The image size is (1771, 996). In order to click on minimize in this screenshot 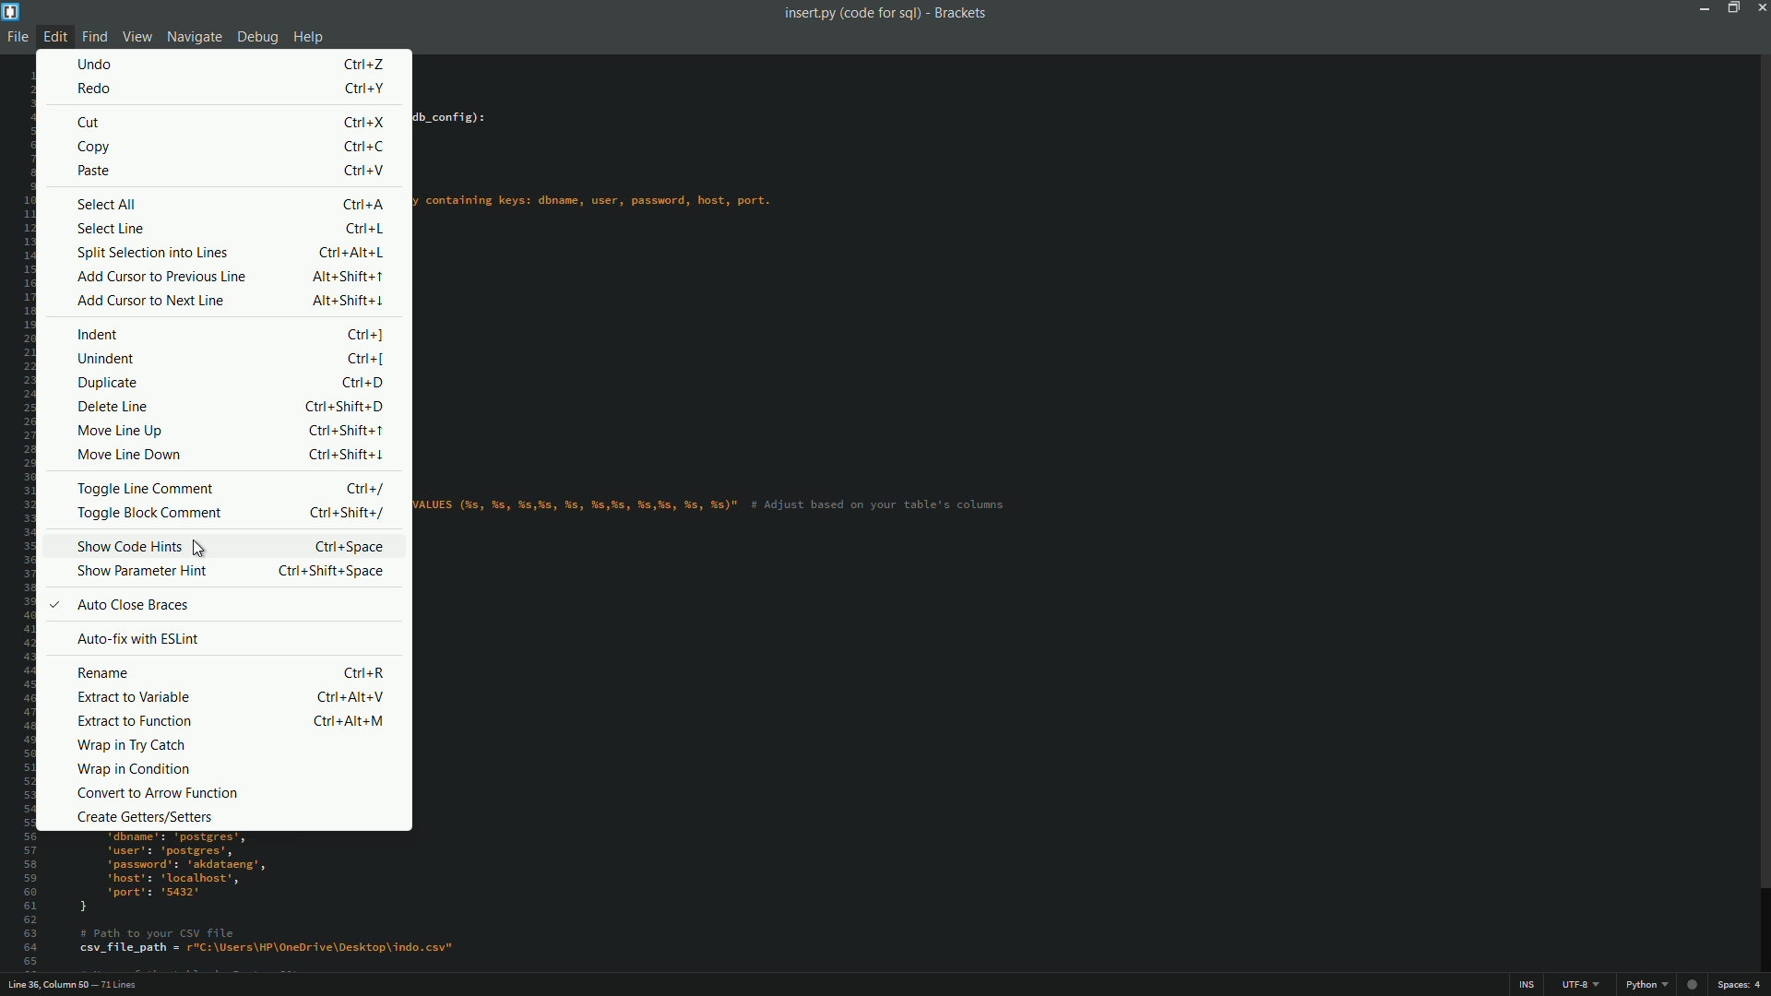, I will do `click(1702, 7)`.